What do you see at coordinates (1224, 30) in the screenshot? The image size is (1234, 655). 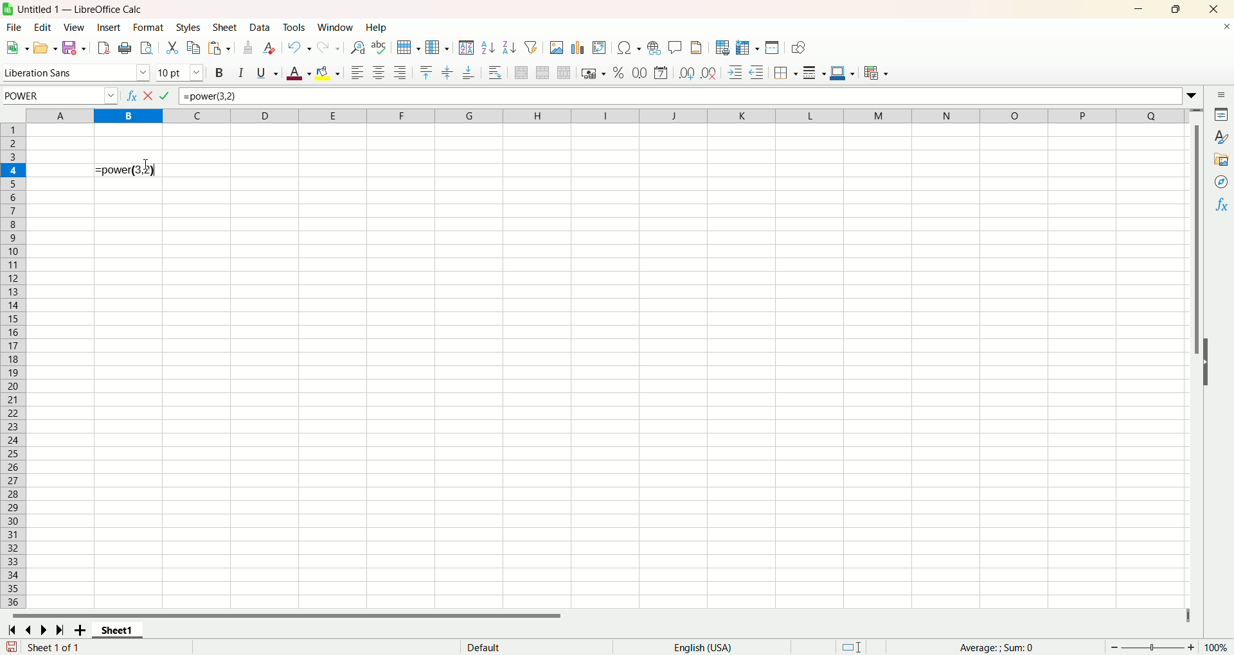 I see `close document` at bounding box center [1224, 30].